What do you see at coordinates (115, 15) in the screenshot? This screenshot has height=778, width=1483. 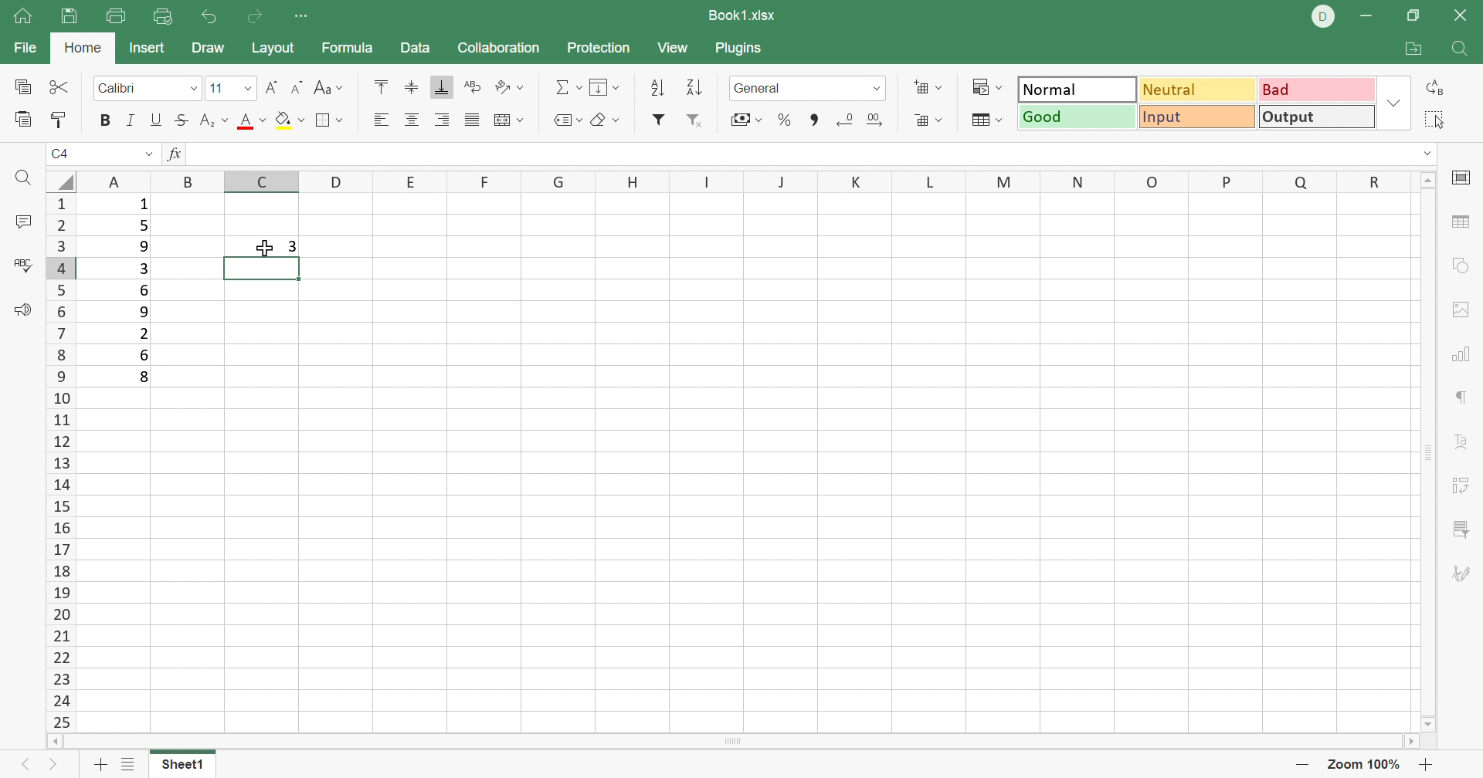 I see `Print file` at bounding box center [115, 15].